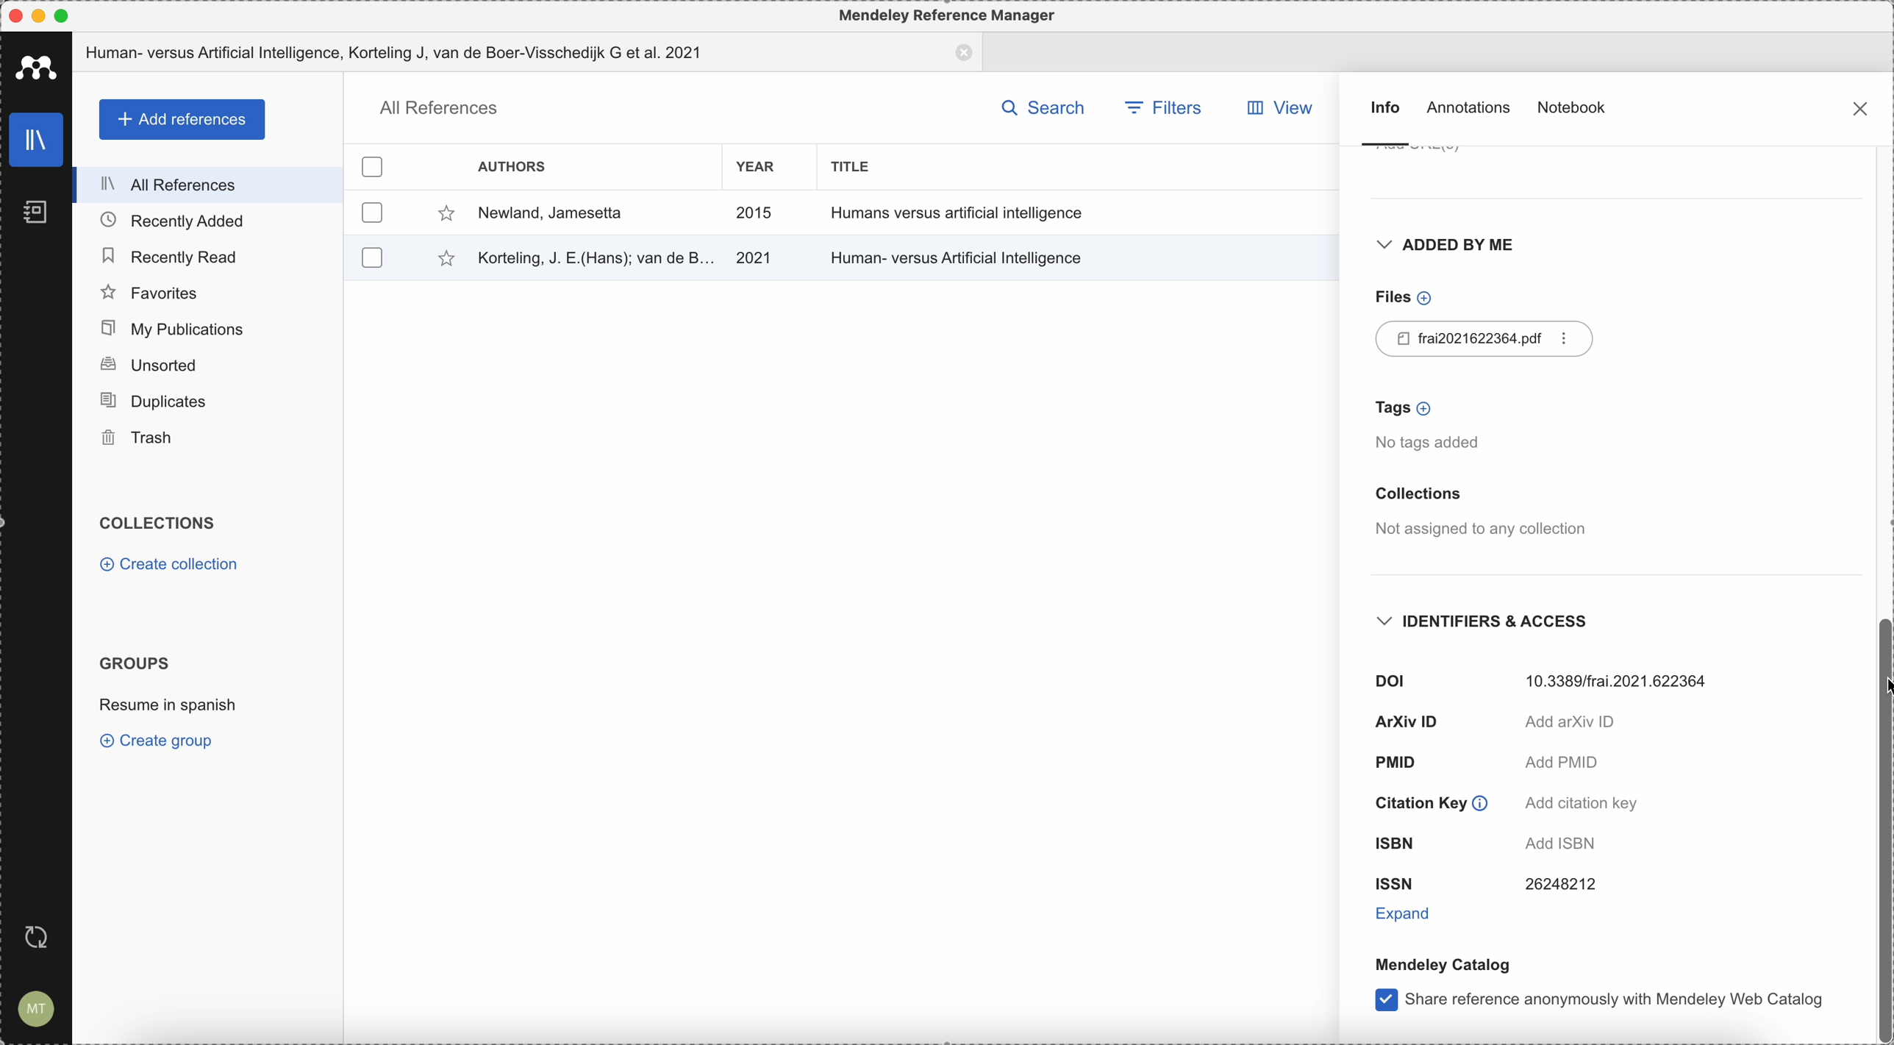 The width and height of the screenshot is (1894, 1045). I want to click on notebook, so click(1573, 106).